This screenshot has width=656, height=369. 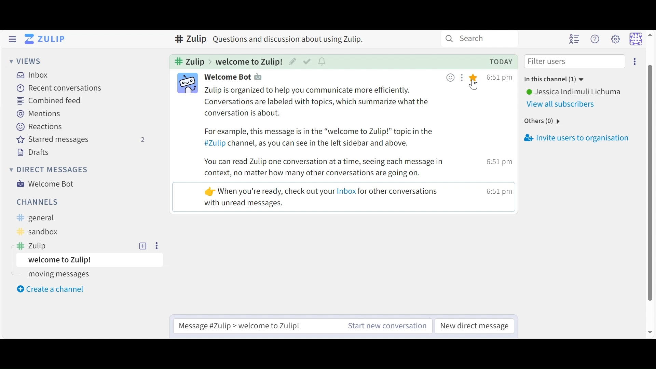 What do you see at coordinates (46, 101) in the screenshot?
I see `Combined Feed` at bounding box center [46, 101].